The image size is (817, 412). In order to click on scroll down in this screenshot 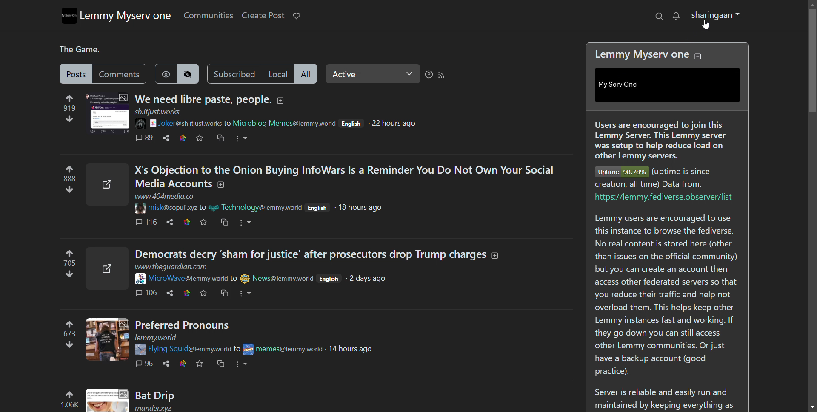, I will do `click(812, 407)`.